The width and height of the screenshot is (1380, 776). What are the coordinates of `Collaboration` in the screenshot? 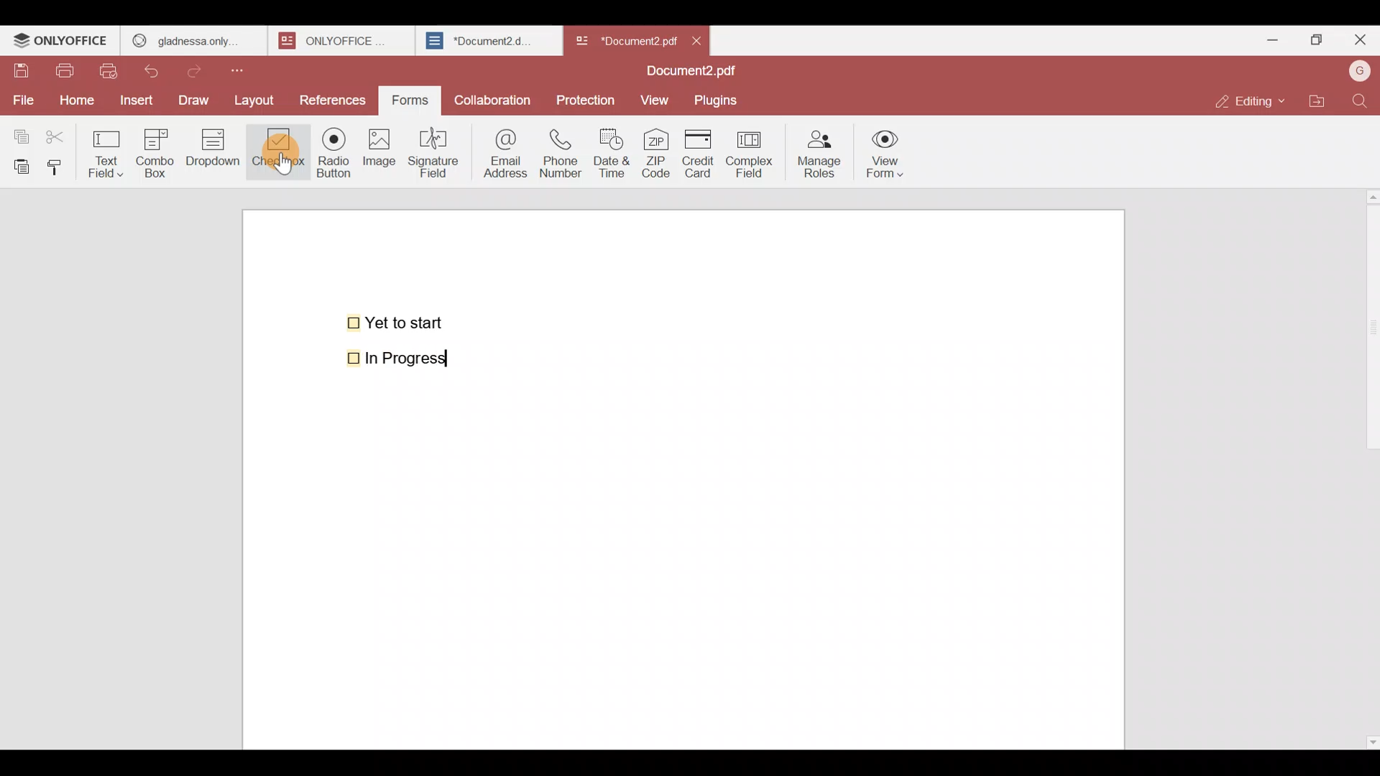 It's located at (494, 96).